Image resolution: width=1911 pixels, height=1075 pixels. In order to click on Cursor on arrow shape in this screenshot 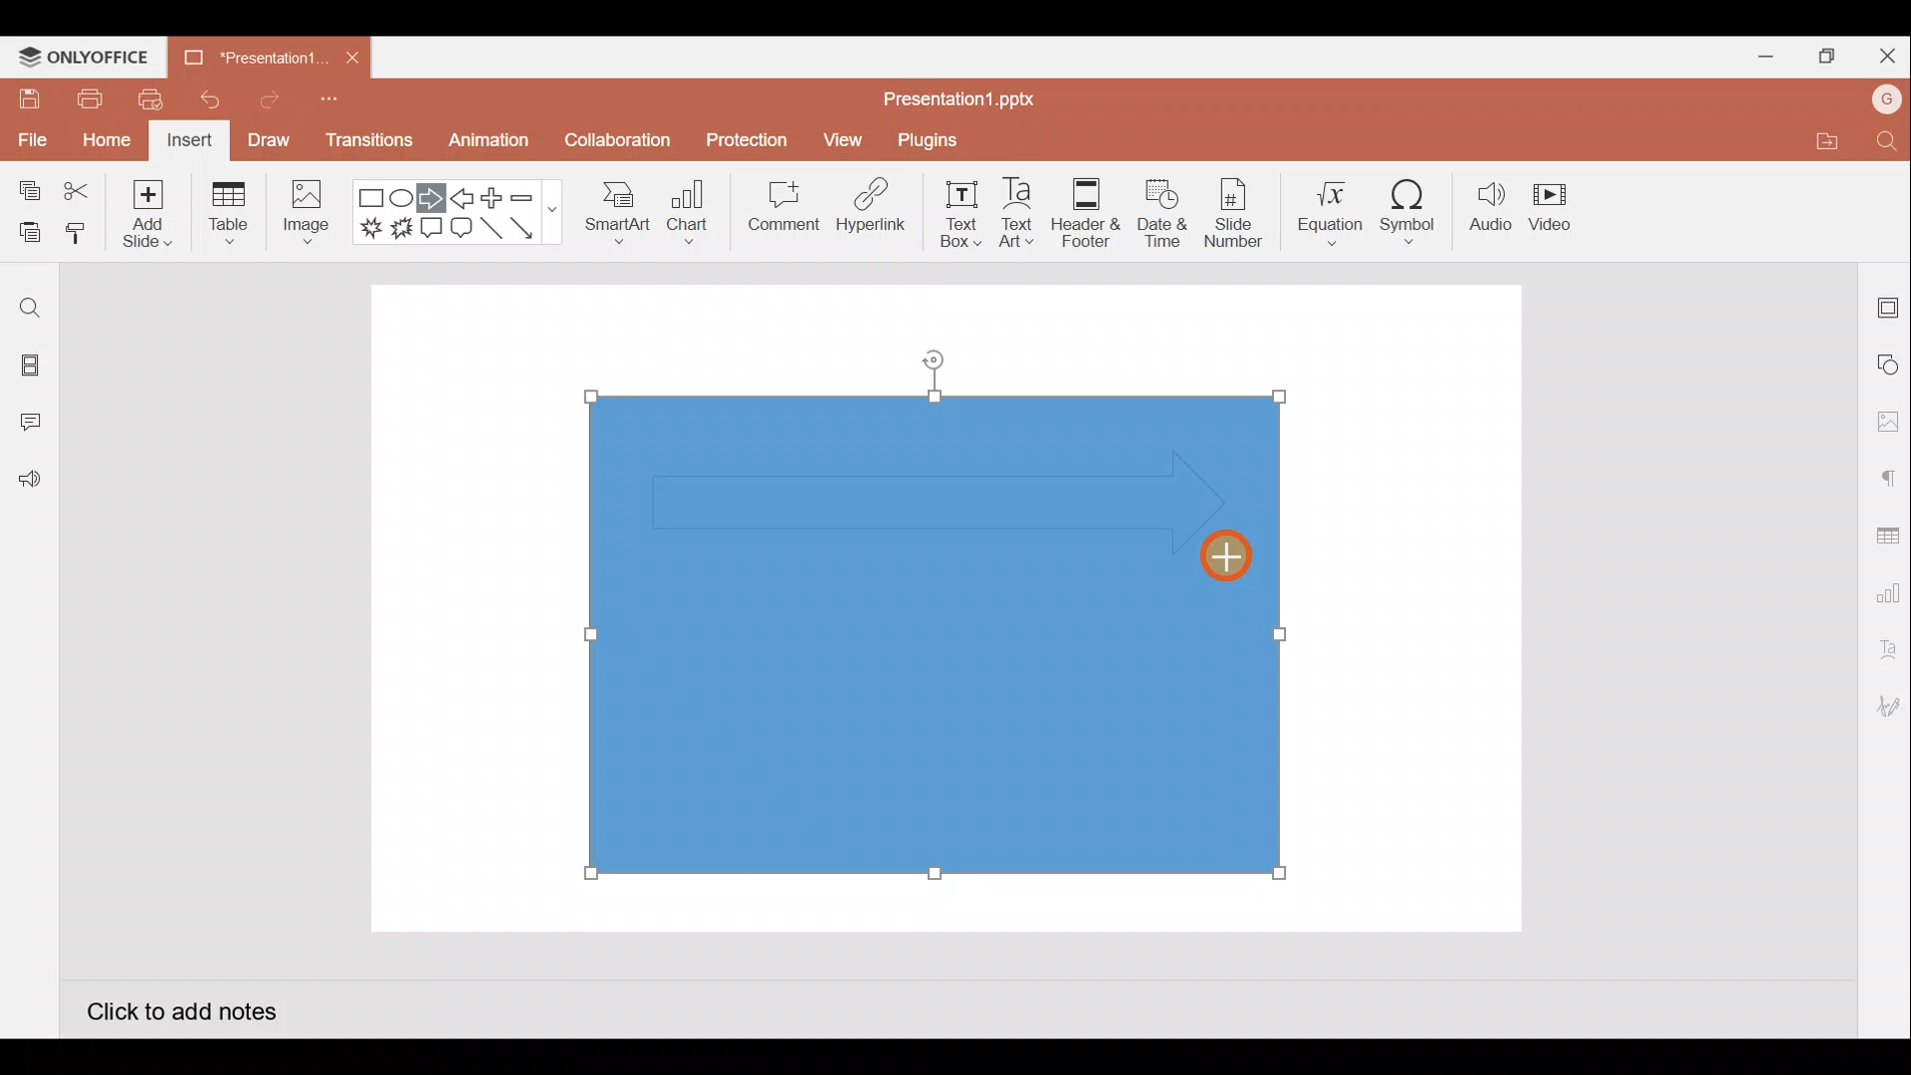, I will do `click(1217, 556)`.